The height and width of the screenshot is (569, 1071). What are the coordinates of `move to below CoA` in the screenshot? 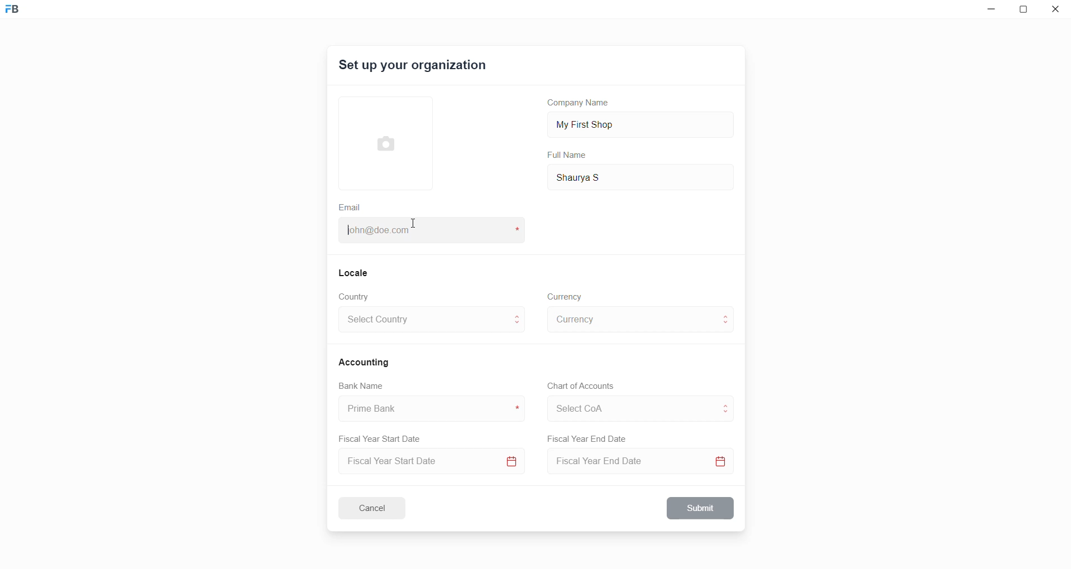 It's located at (726, 414).